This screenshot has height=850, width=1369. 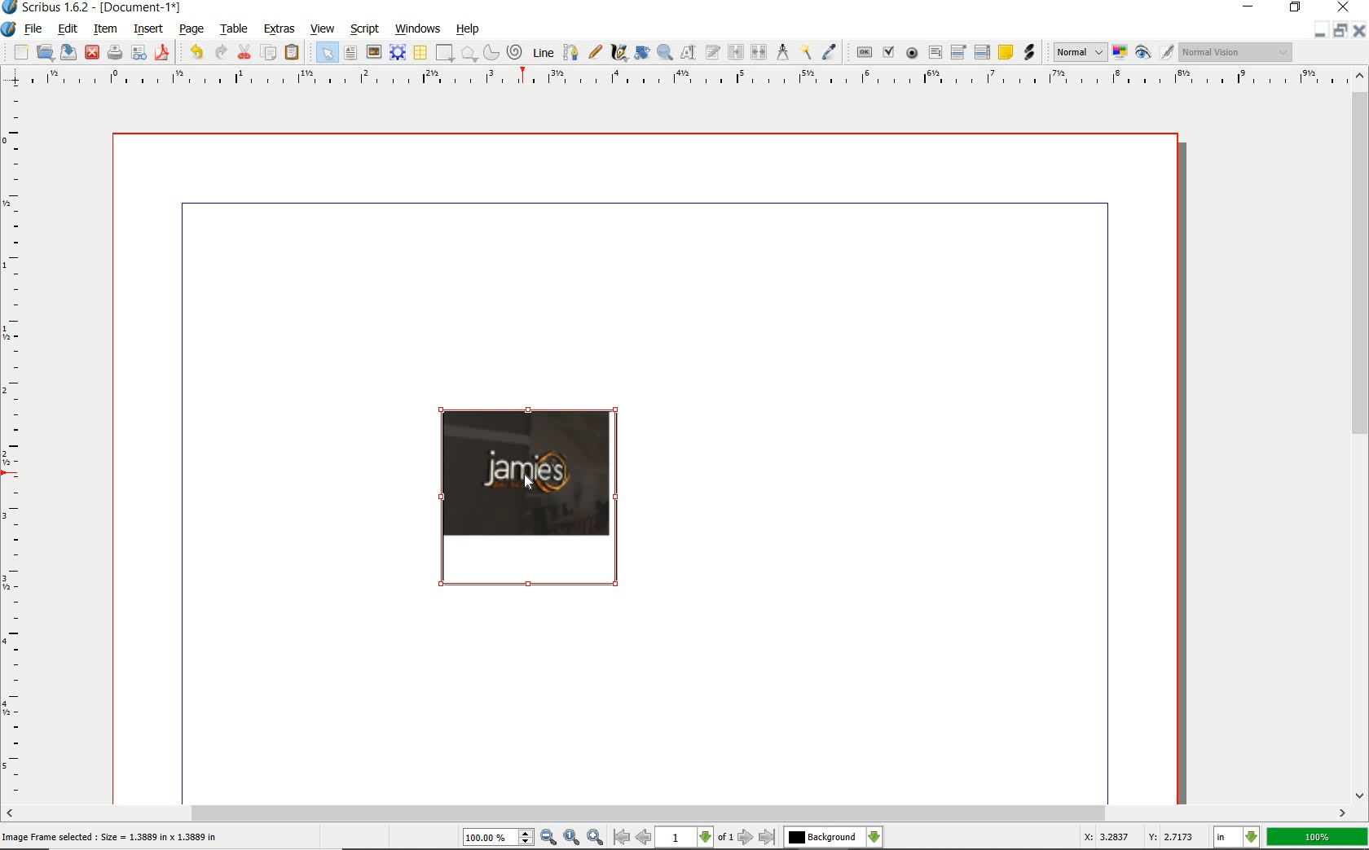 I want to click on ruler, so click(x=673, y=79).